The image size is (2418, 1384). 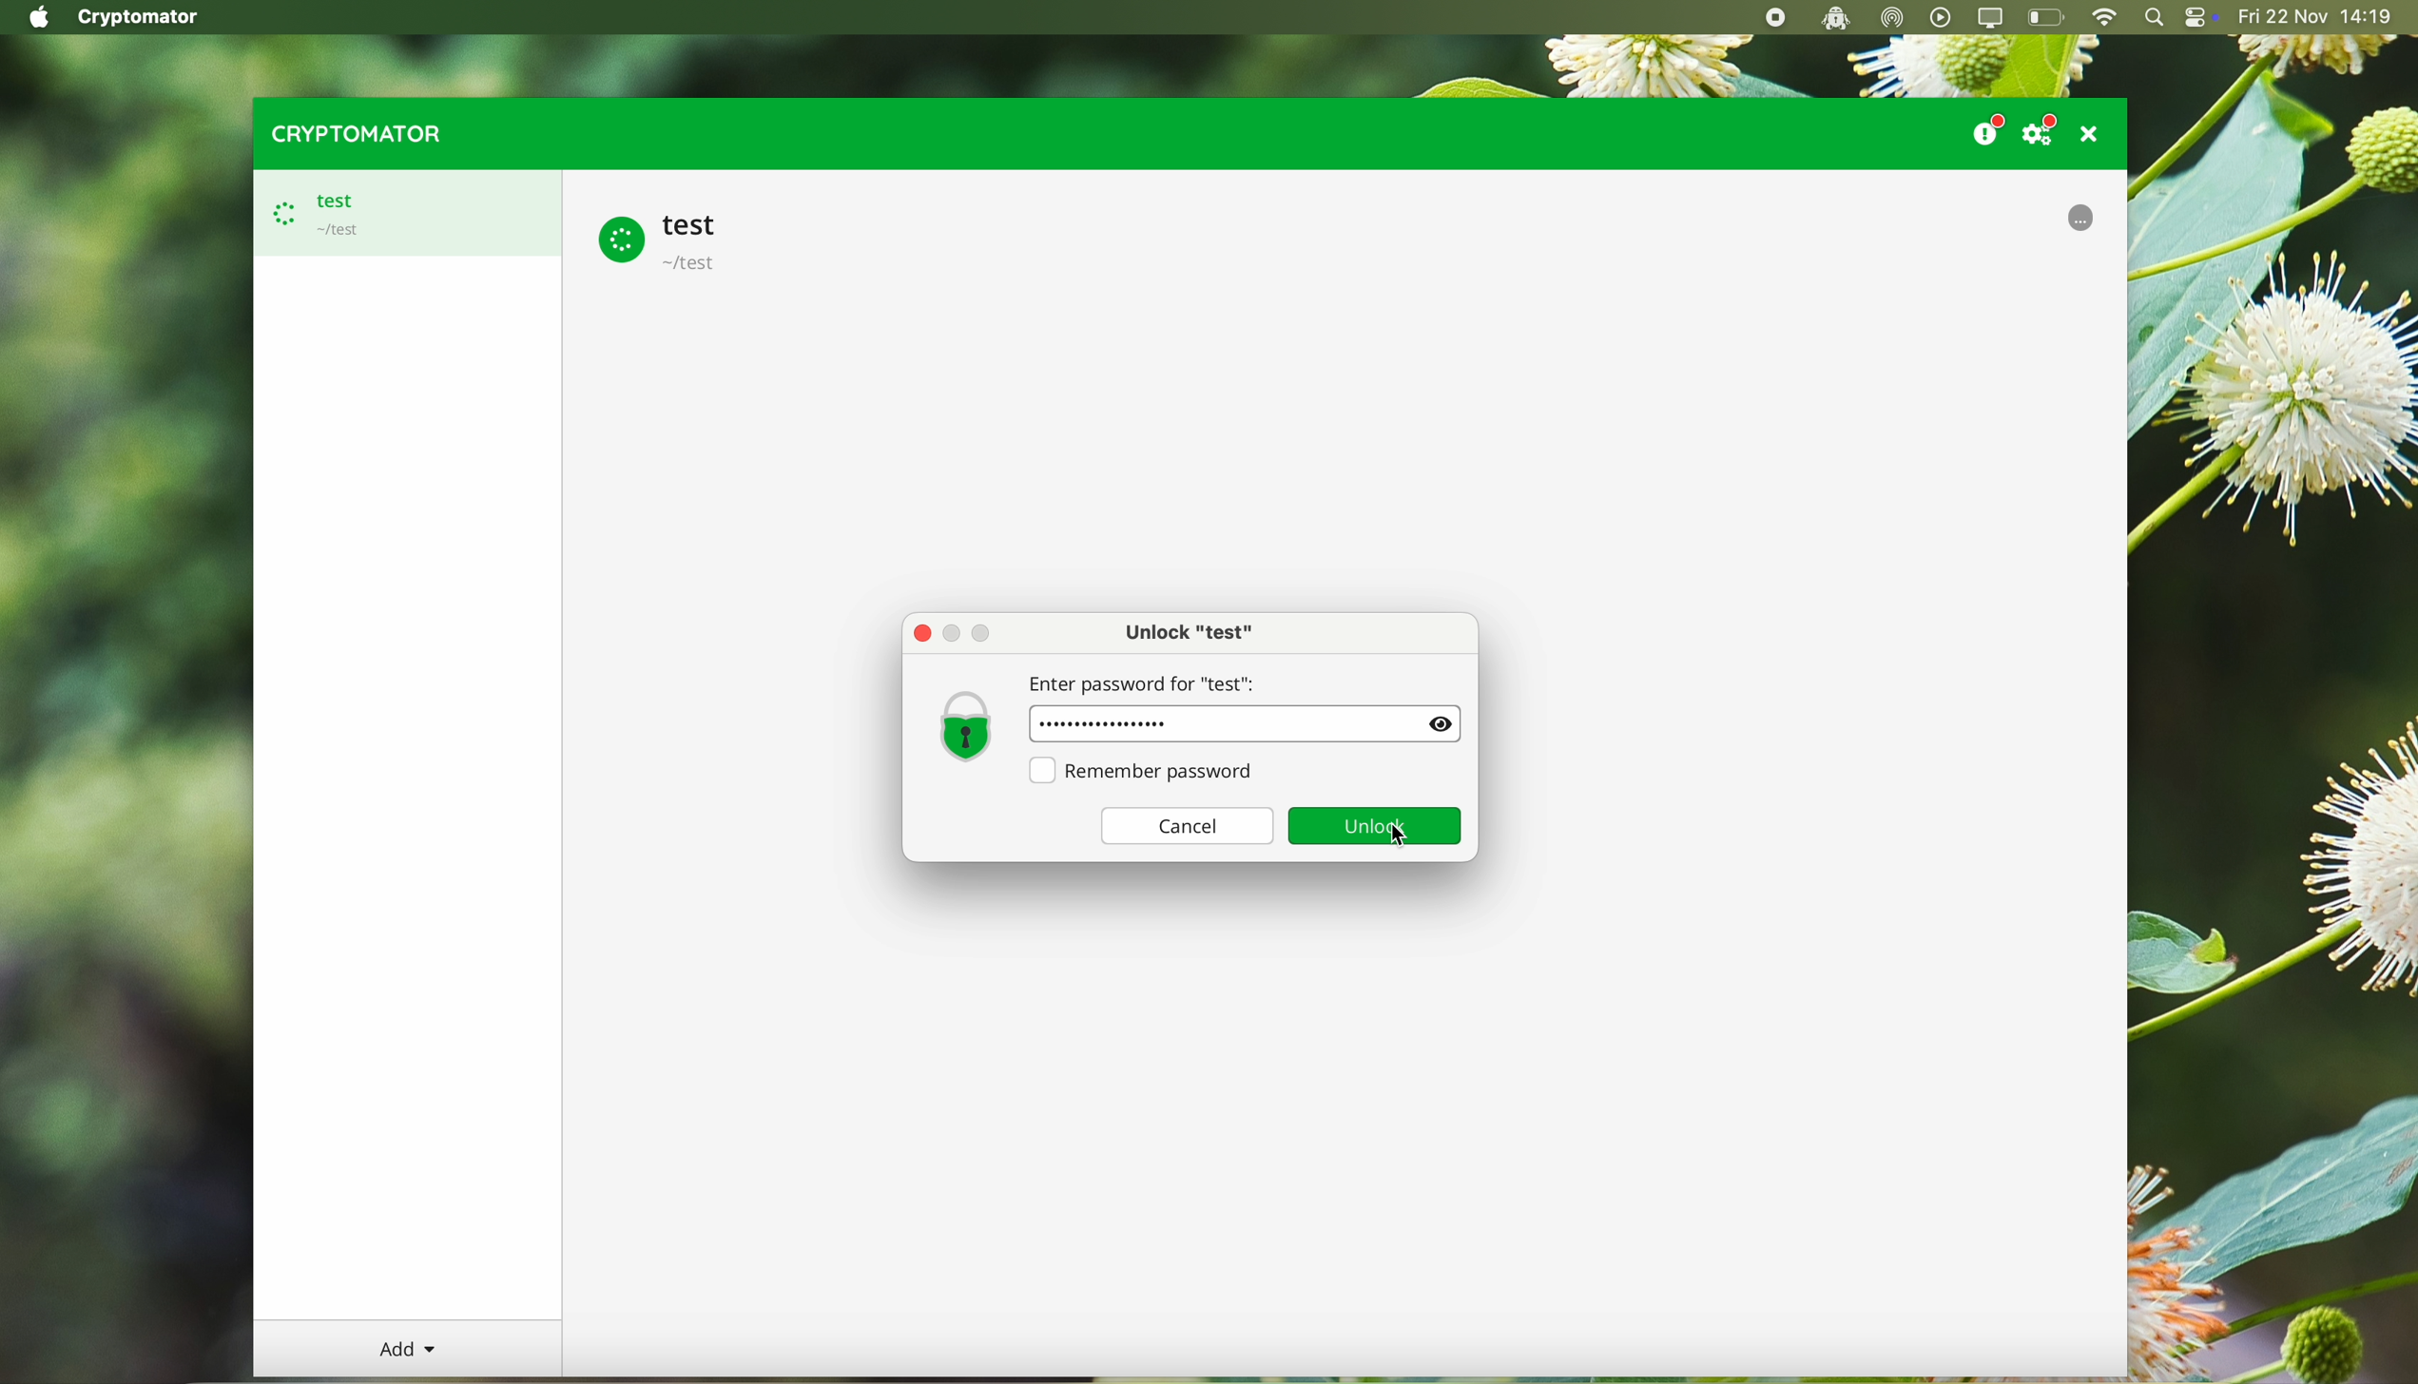 I want to click on enter password for "test", so click(x=1231, y=684).